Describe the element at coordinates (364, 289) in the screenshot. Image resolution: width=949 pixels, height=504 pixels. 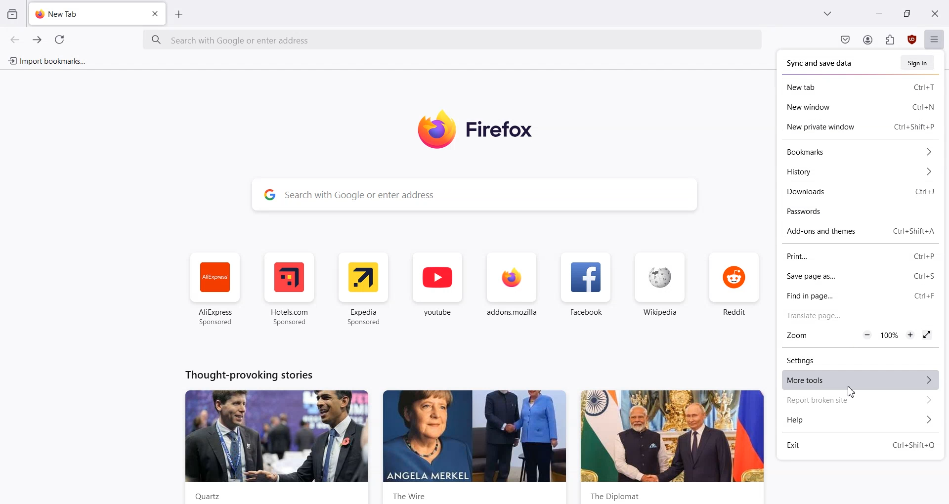
I see `Expedia Sponsored` at that location.